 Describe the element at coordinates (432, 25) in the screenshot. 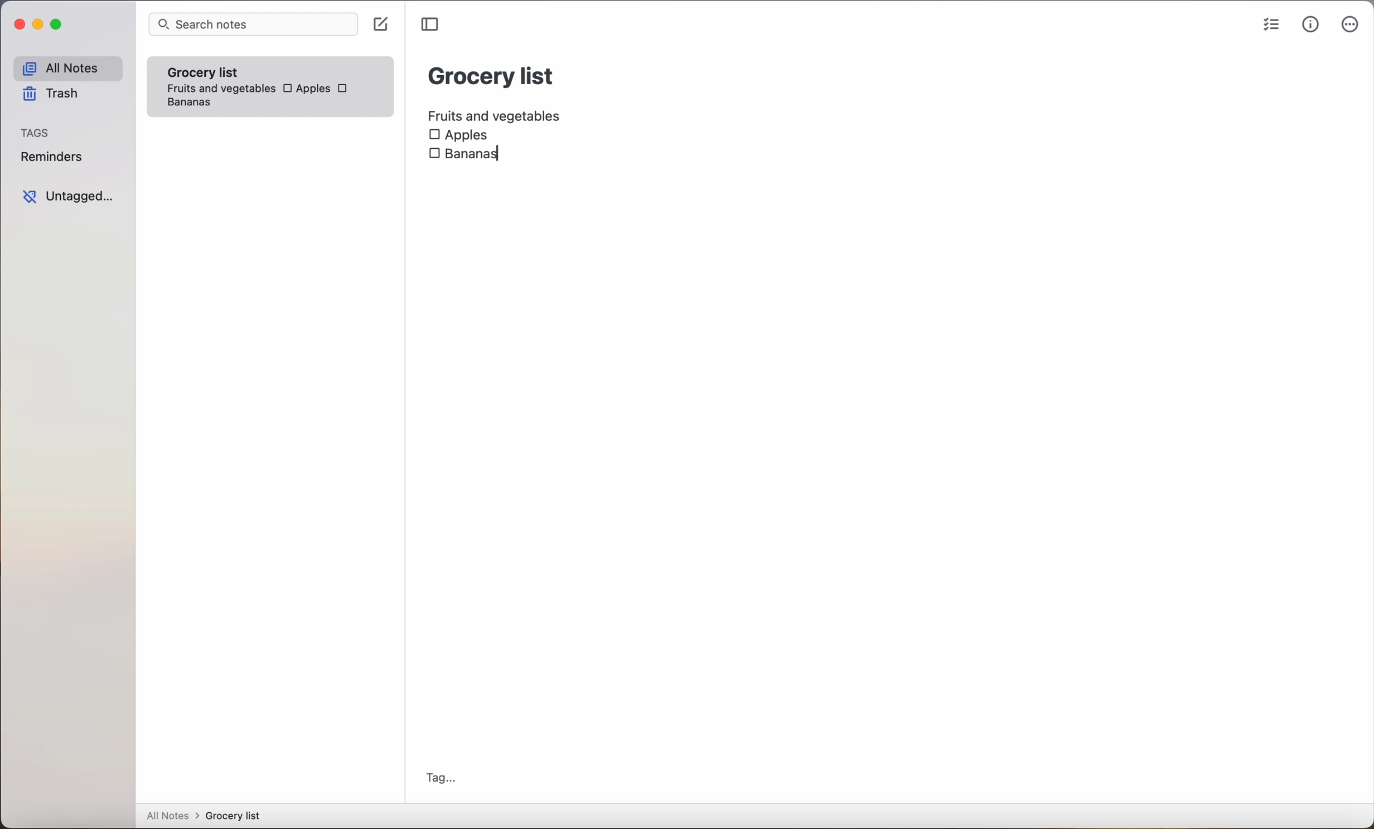

I see `toggle sidebar` at that location.